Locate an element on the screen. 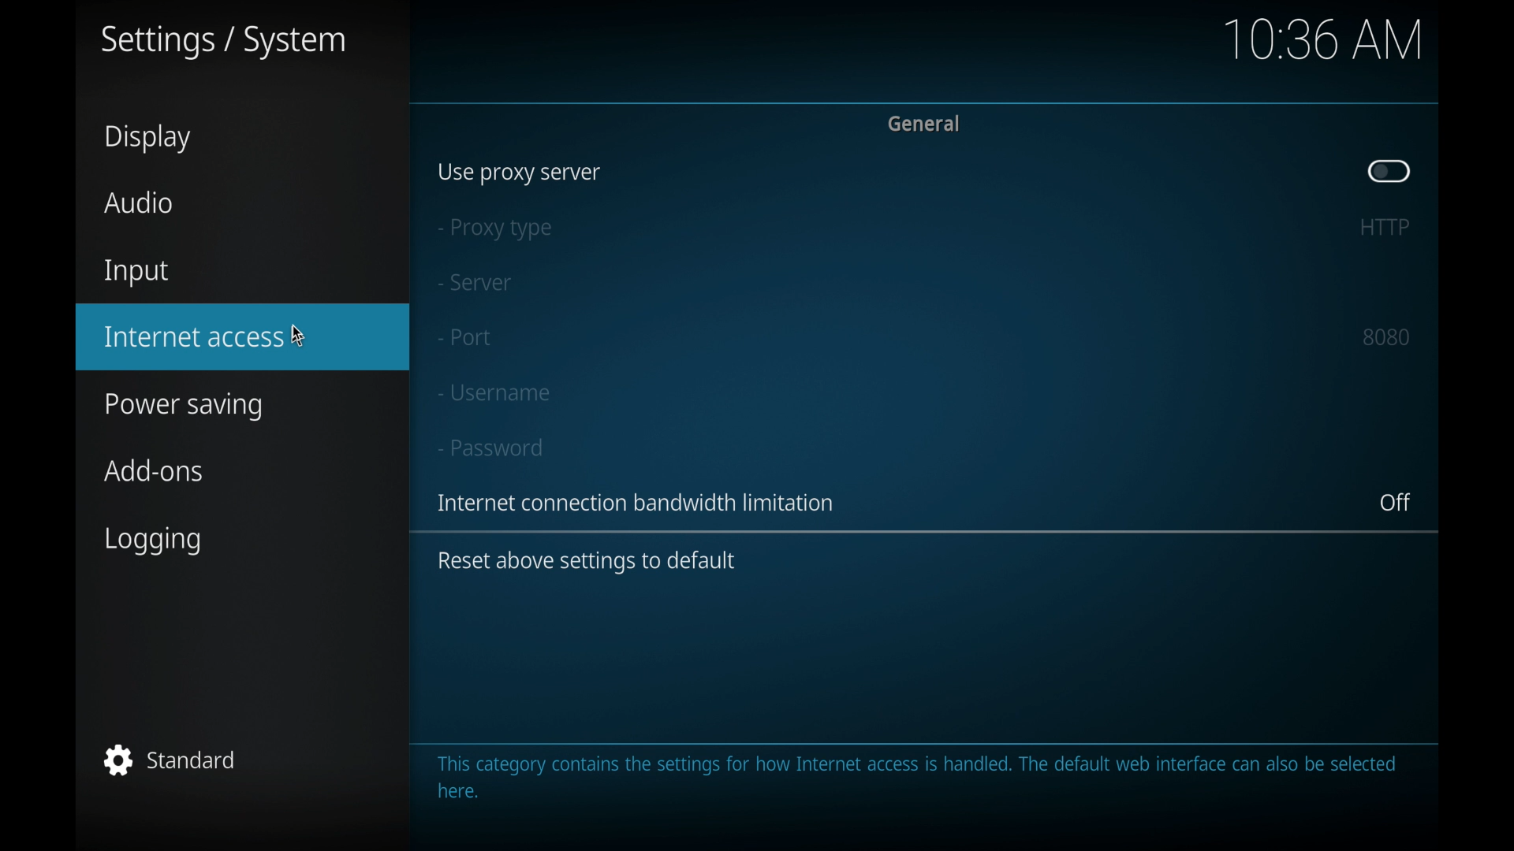  general is located at coordinates (926, 122).